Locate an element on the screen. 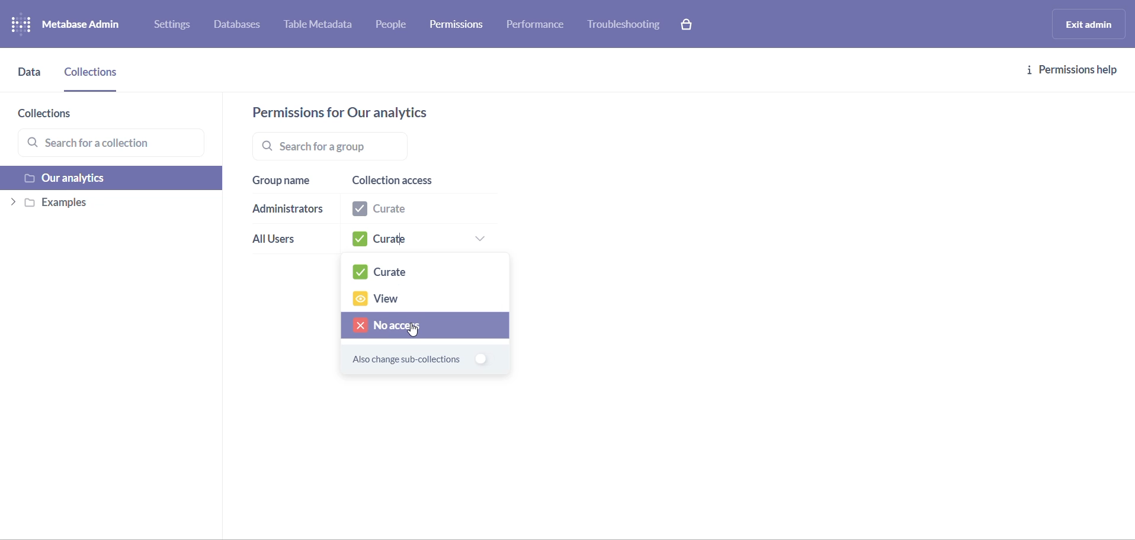  collections is located at coordinates (63, 115).